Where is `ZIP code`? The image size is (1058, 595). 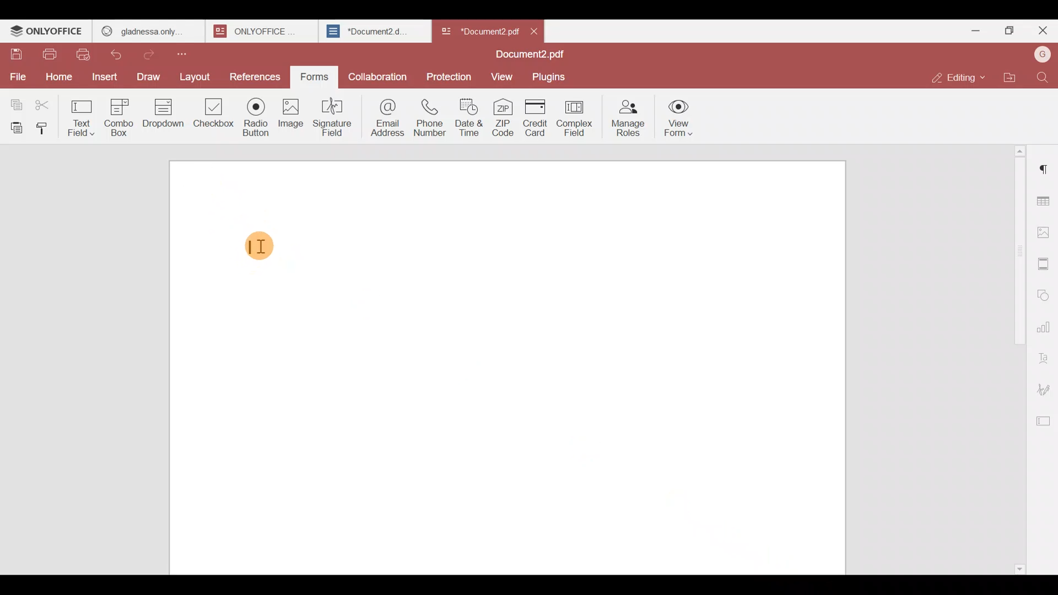
ZIP code is located at coordinates (505, 116).